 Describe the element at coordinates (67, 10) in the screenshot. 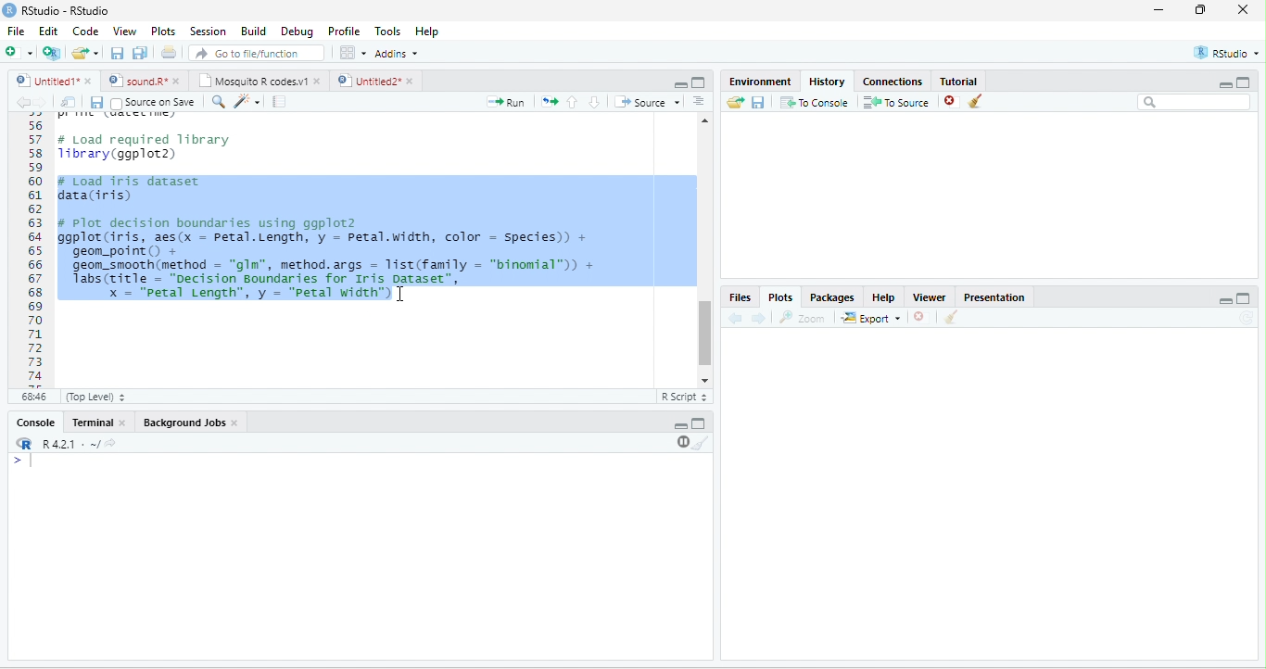

I see `RStudio-RStudio` at that location.